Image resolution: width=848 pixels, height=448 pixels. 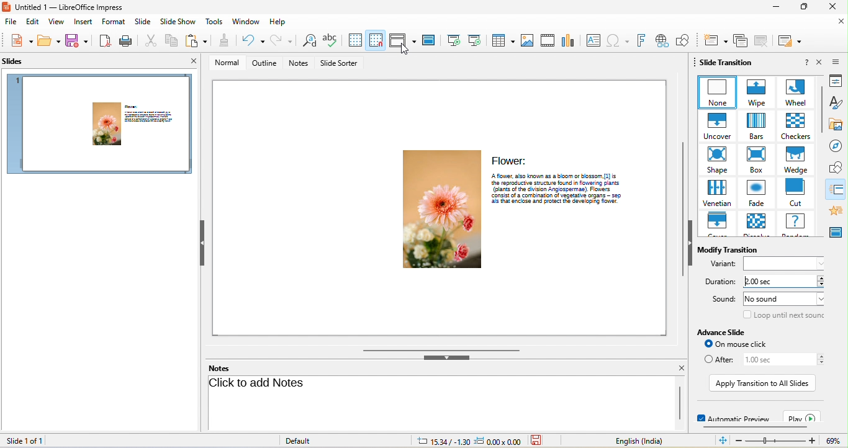 What do you see at coordinates (143, 22) in the screenshot?
I see `slide` at bounding box center [143, 22].